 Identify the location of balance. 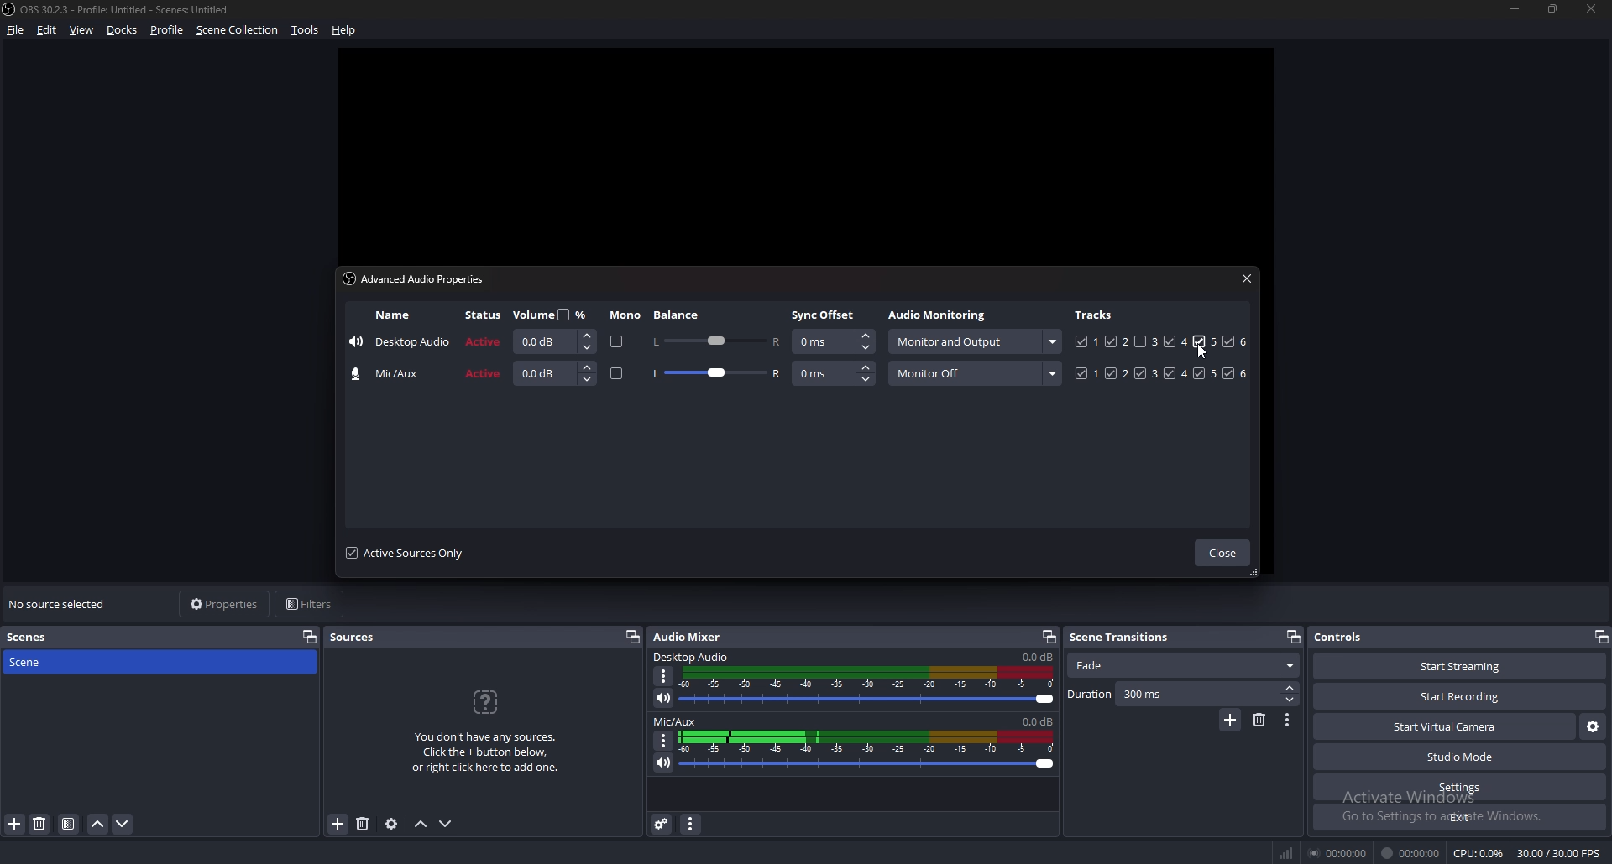
(678, 315).